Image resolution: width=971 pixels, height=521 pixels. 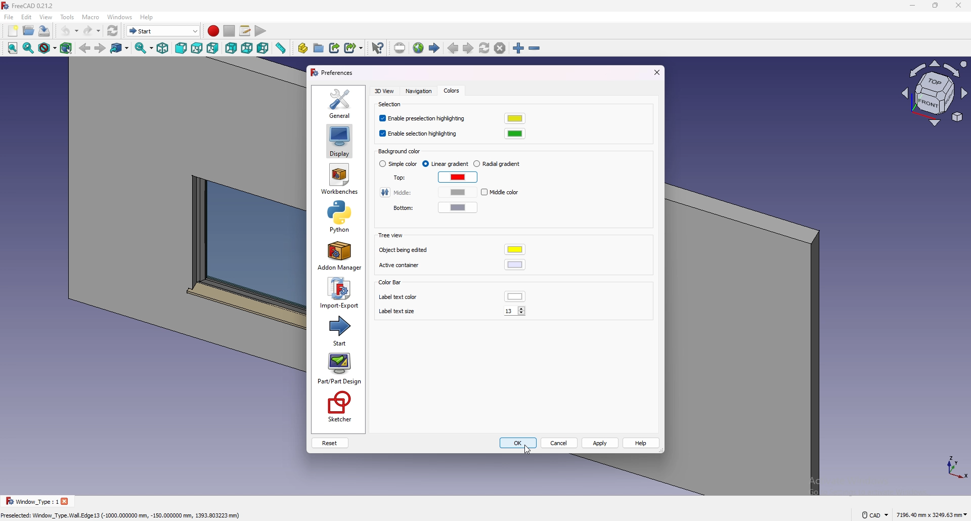 I want to click on enable selection highlighting, so click(x=420, y=134).